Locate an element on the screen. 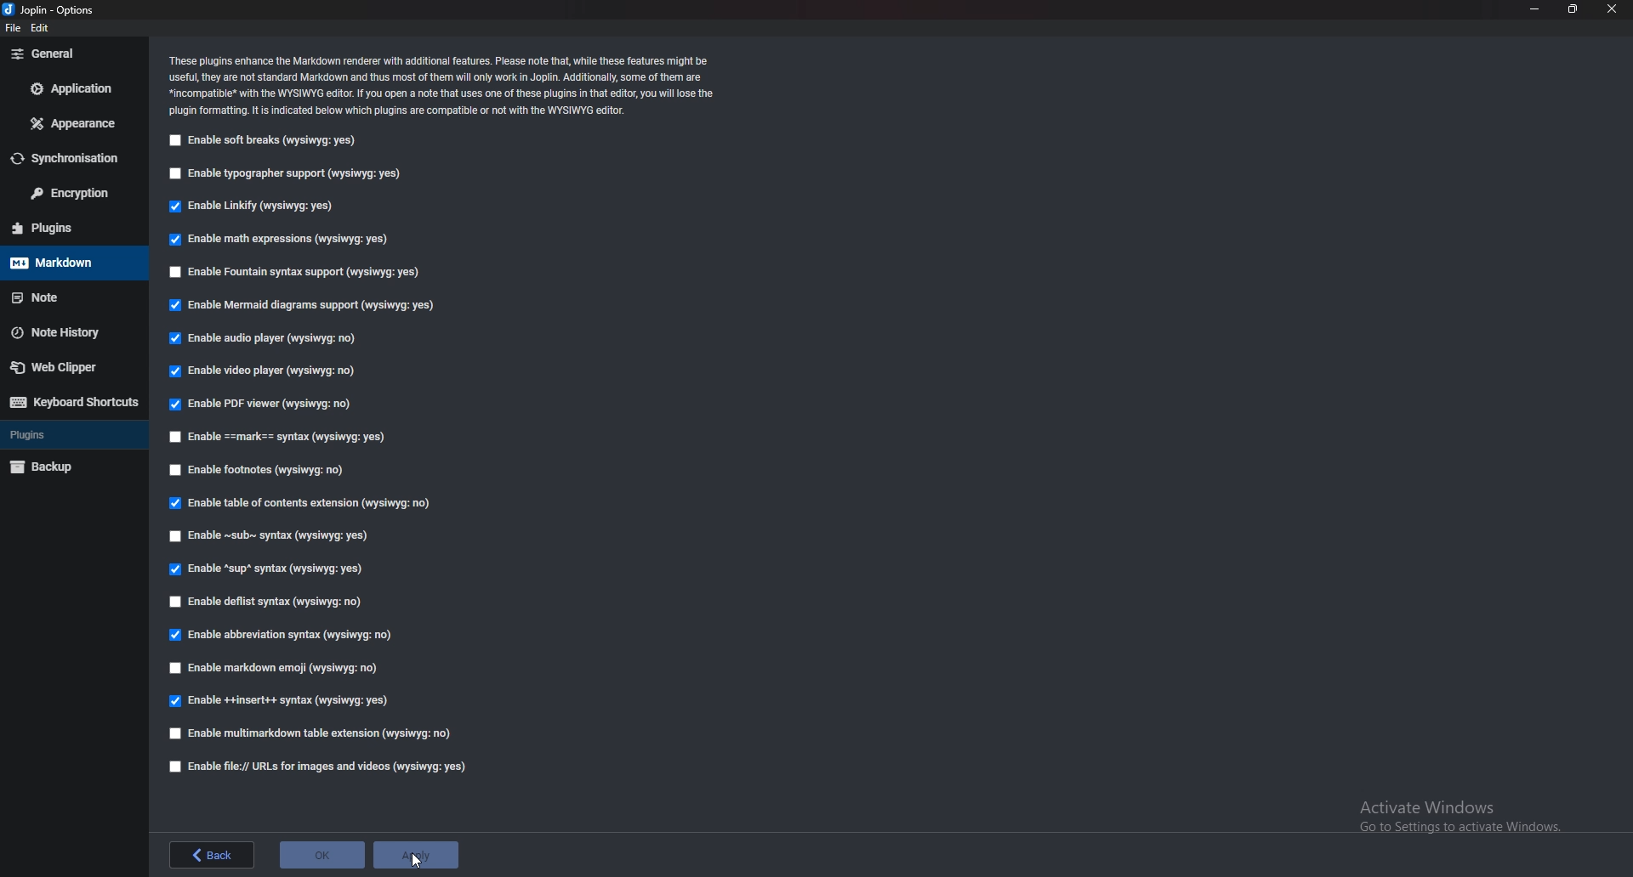 This screenshot has width=1633, height=877. These plugins enhance the Markdown renderer with additional features. Please note that, while these features might be
‘useful, they are not standard Markdown and thus most of them wil only work in Joplin. Additionally, some of them are:
*incompatible* with the WYSIWYG editor. If you open a note that uses one of these plugins in that editor, you wil lose the
‘plugin formatting. It is indicated below which plugins are compatible or not with the WYSIWYG editor. is located at coordinates (448, 85).